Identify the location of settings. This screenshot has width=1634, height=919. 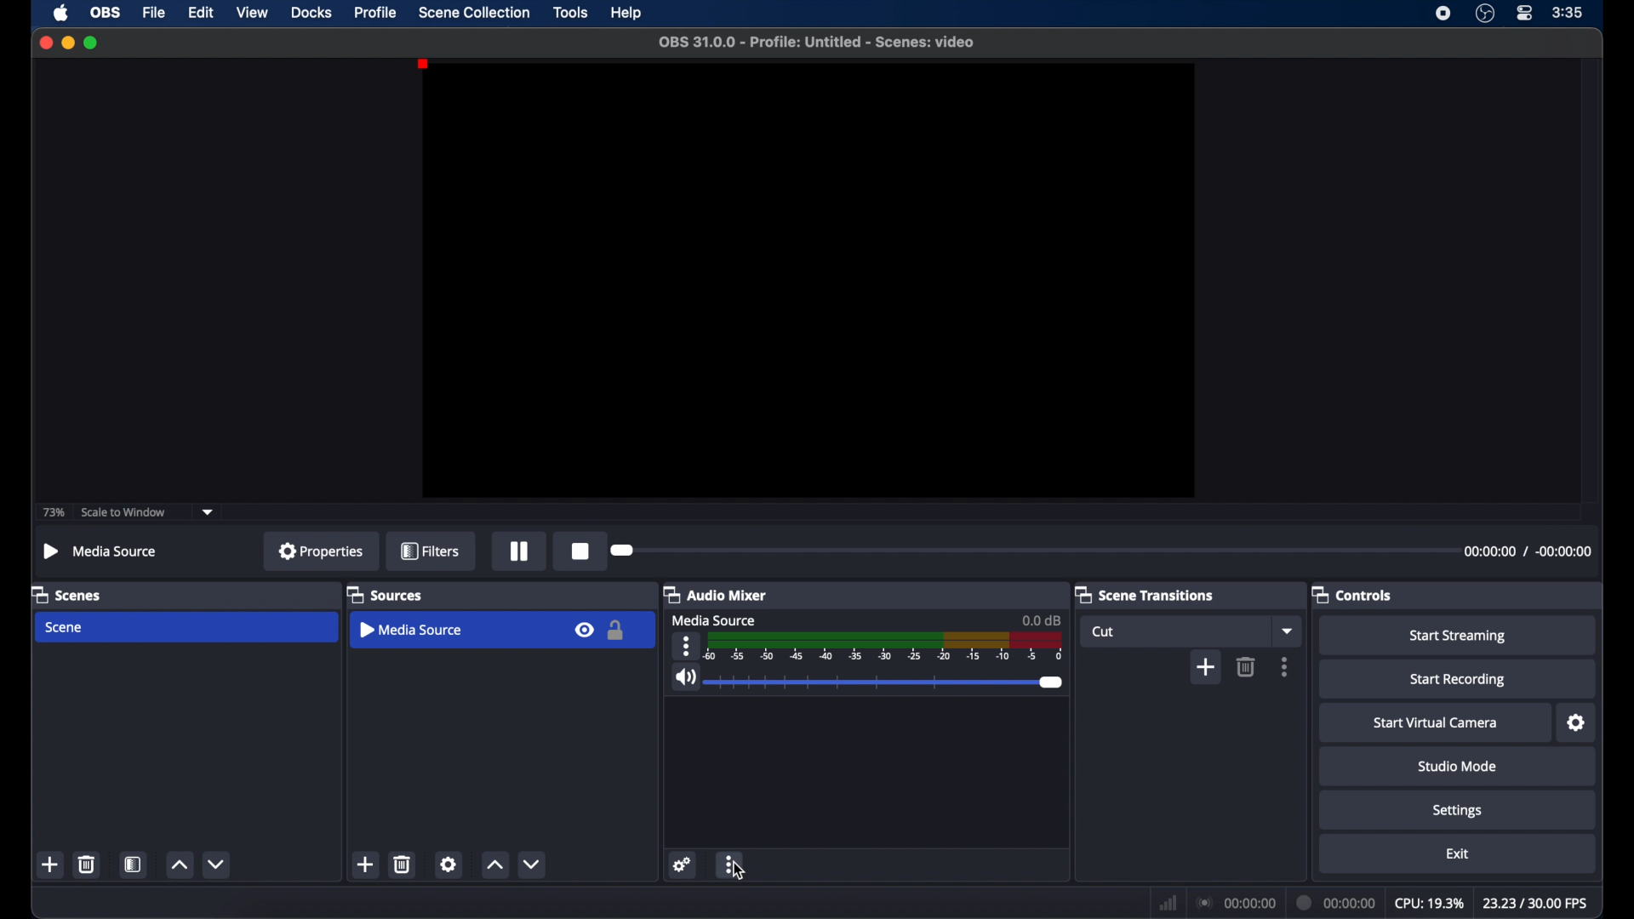
(1457, 812).